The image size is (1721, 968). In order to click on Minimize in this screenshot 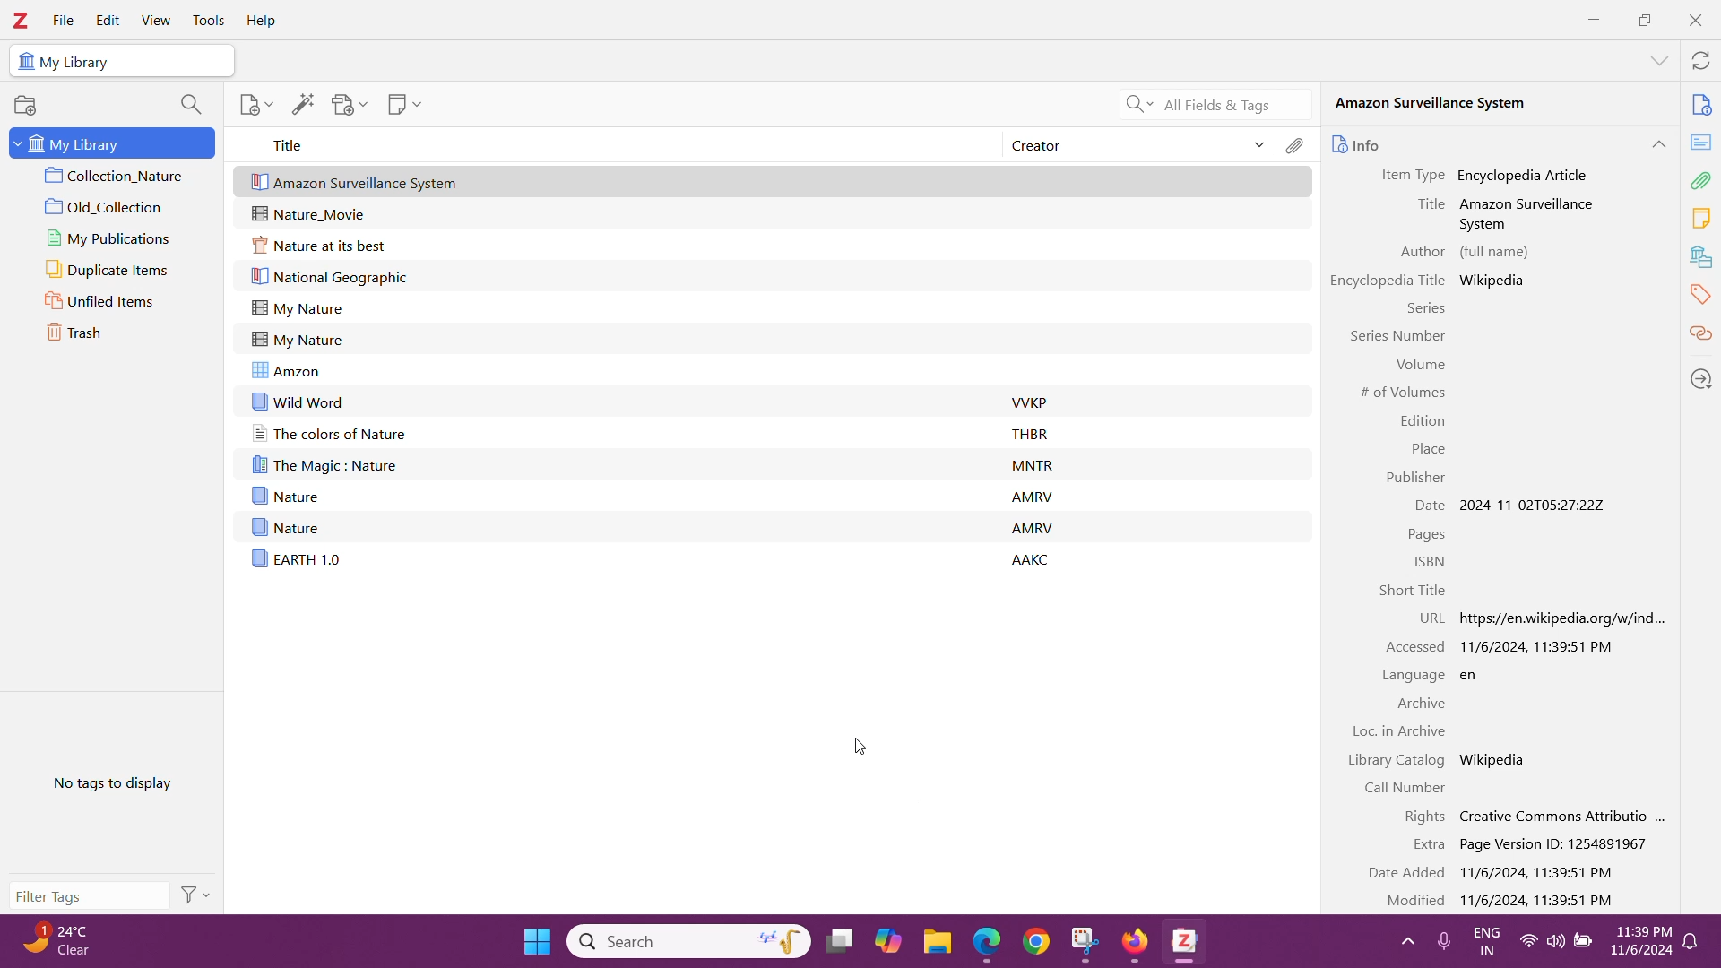, I will do `click(1593, 16)`.